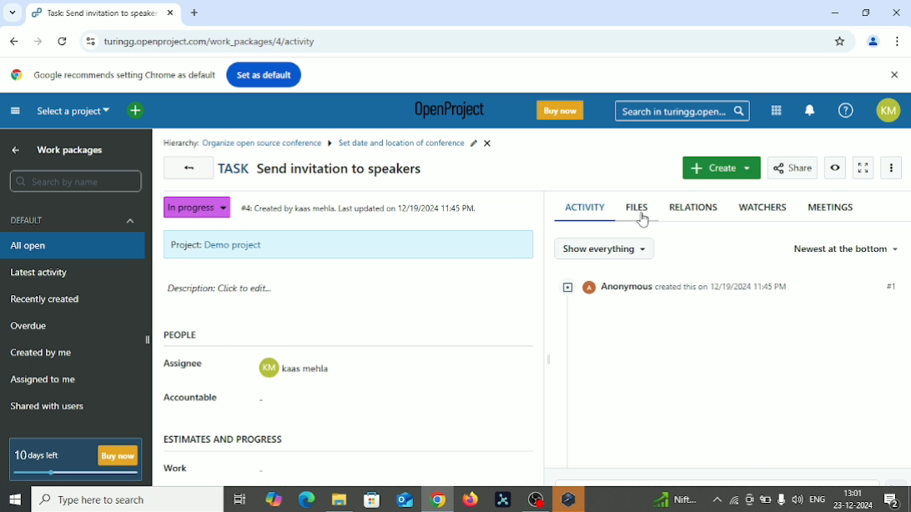 The width and height of the screenshot is (911, 512). Describe the element at coordinates (845, 248) in the screenshot. I see `Newest at the bottom` at that location.